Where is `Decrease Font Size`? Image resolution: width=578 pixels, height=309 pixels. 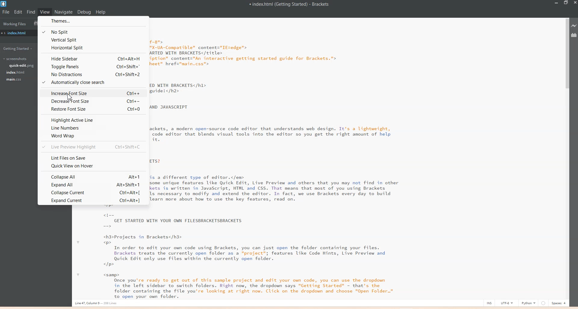
Decrease Font Size is located at coordinates (93, 101).